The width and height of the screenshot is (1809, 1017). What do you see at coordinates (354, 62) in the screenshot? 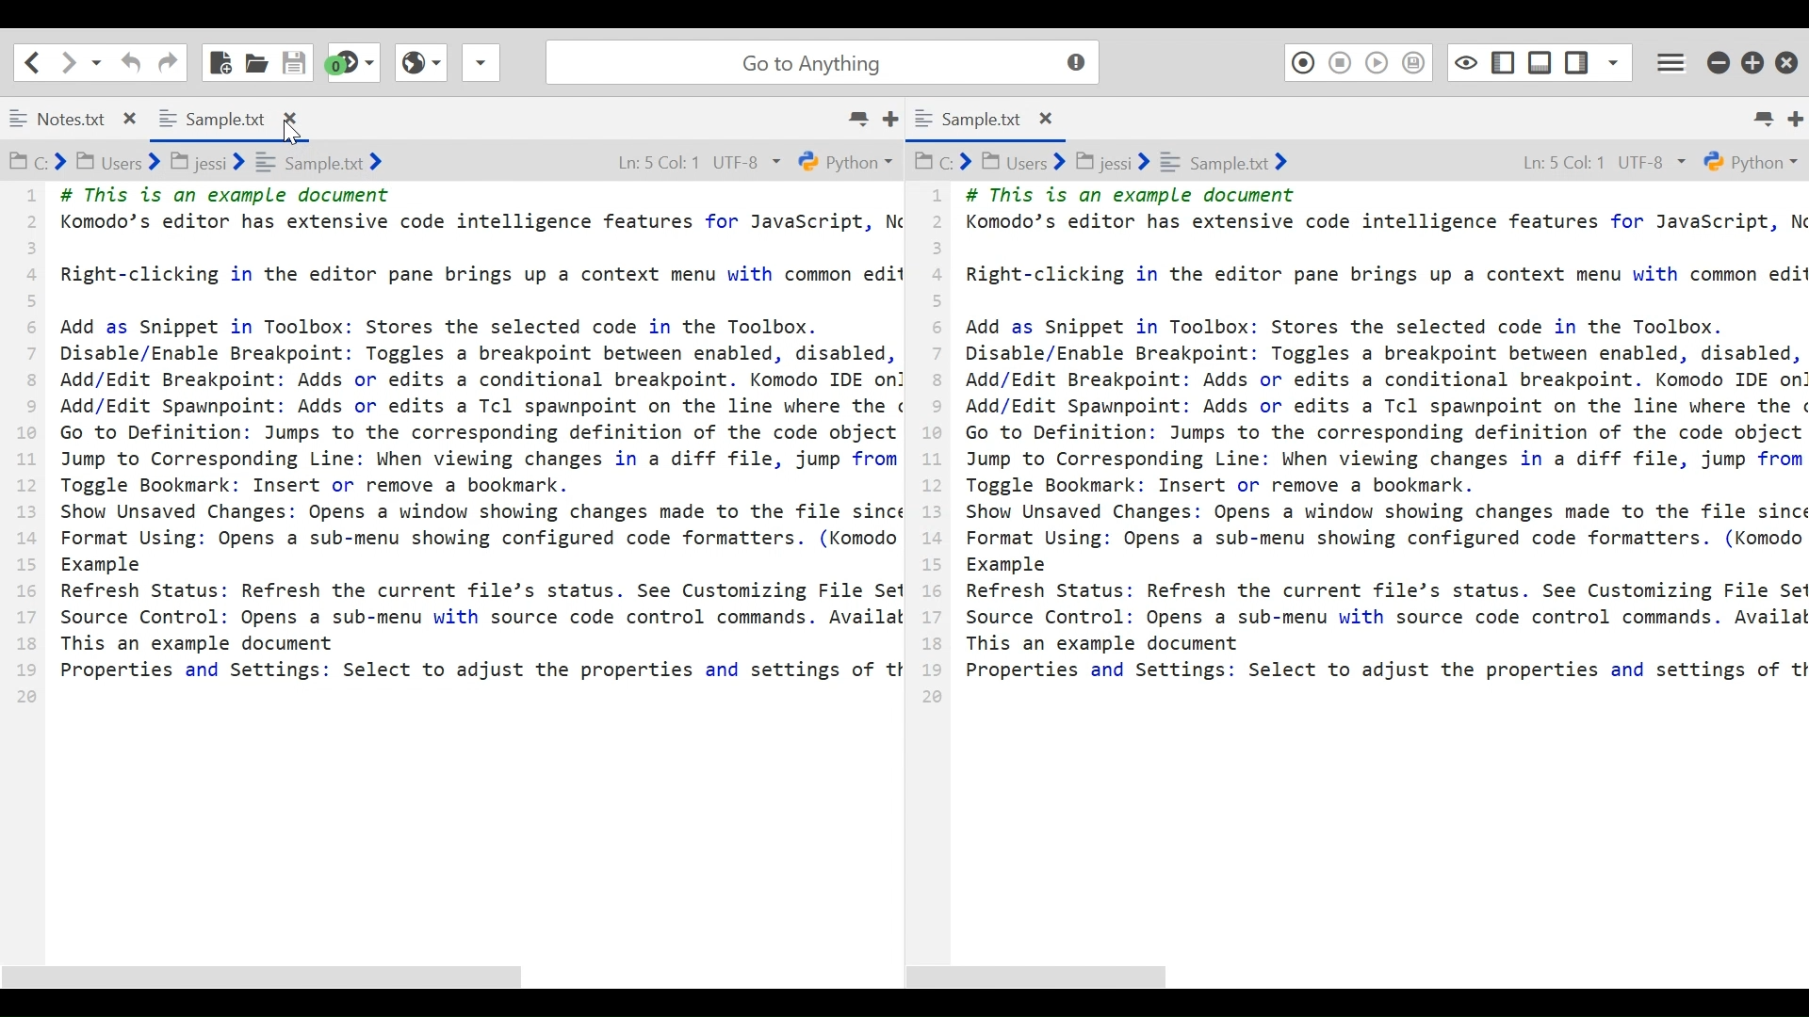
I see `Jump to the next syntax checking result` at bounding box center [354, 62].